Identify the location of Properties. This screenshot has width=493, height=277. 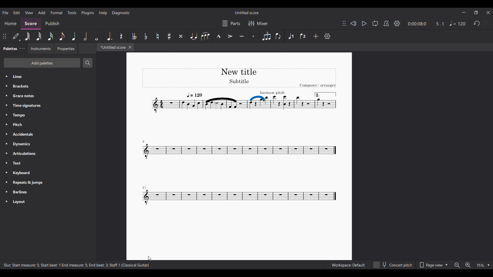
(66, 48).